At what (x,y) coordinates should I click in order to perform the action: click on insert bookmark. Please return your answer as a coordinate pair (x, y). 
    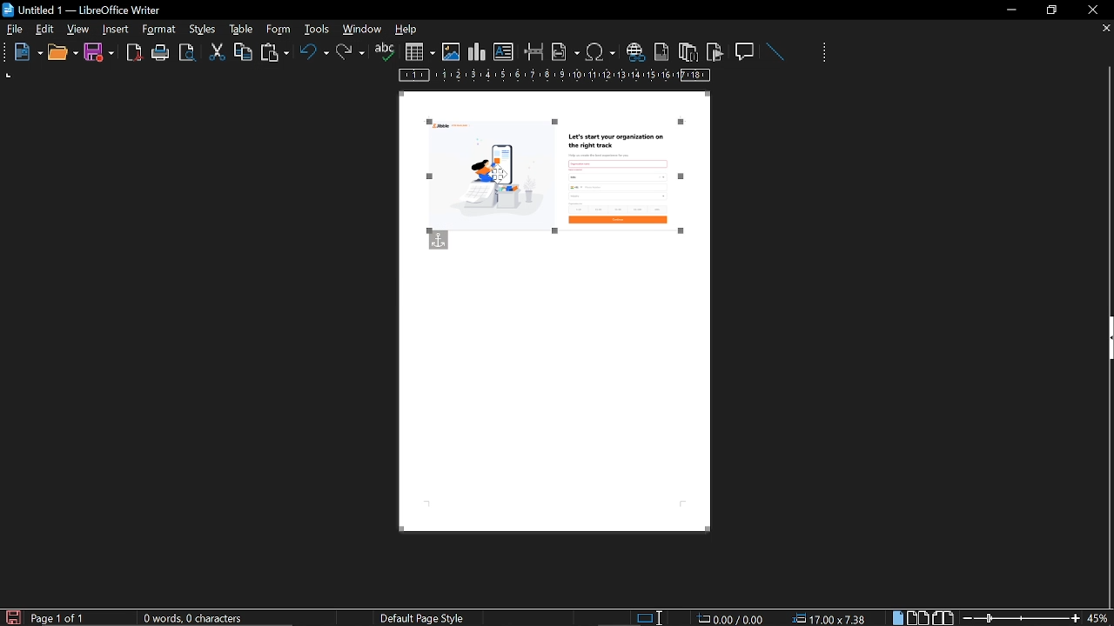
    Looking at the image, I should click on (715, 52).